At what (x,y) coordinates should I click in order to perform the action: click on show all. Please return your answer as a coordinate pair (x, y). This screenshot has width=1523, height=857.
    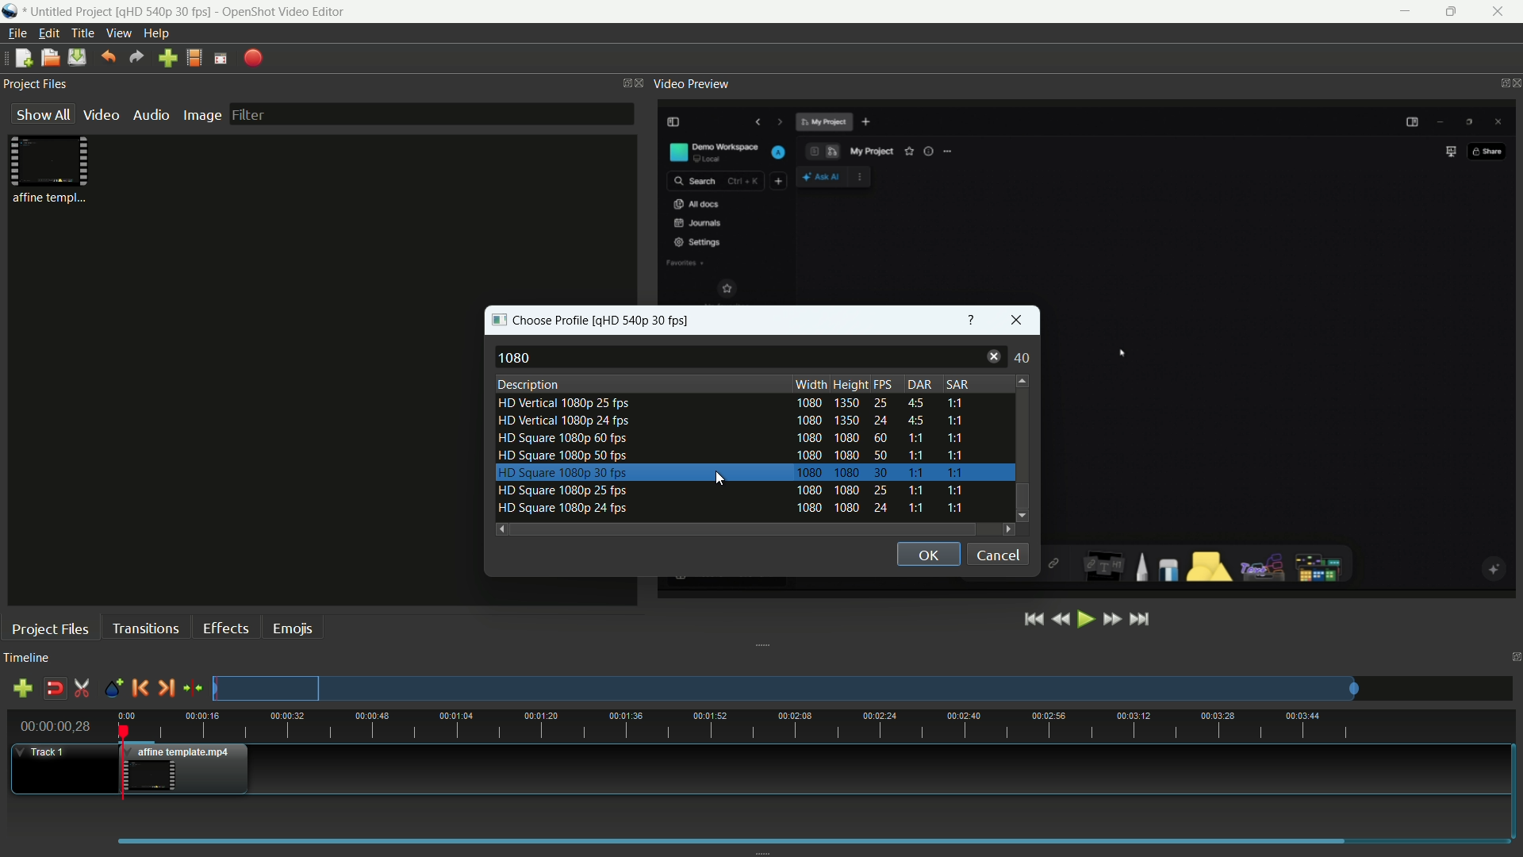
    Looking at the image, I should click on (43, 113).